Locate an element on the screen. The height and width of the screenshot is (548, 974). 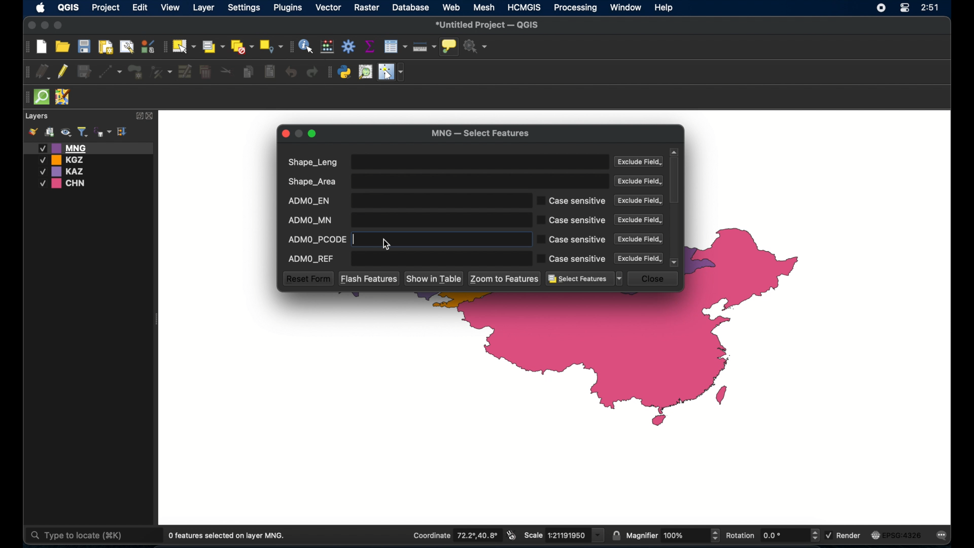
digitize with segment is located at coordinates (111, 71).